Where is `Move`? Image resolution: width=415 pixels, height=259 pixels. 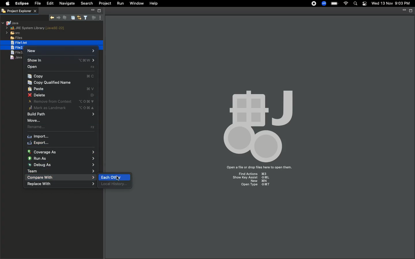
Move is located at coordinates (36, 120).